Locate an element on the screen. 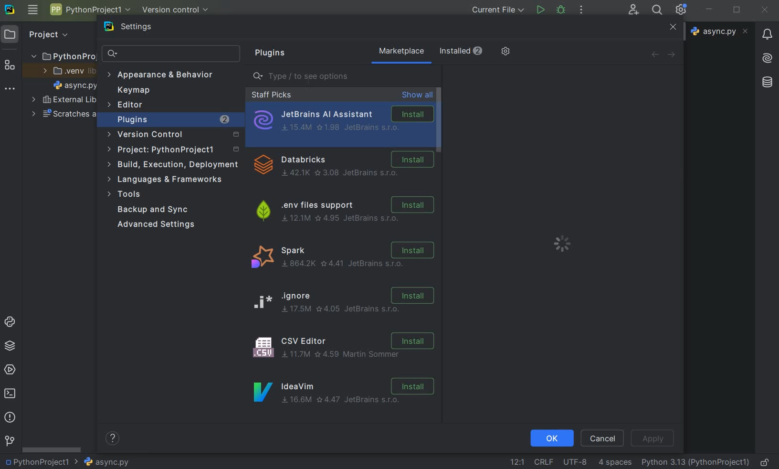 The image size is (779, 469). file name is located at coordinates (75, 85).